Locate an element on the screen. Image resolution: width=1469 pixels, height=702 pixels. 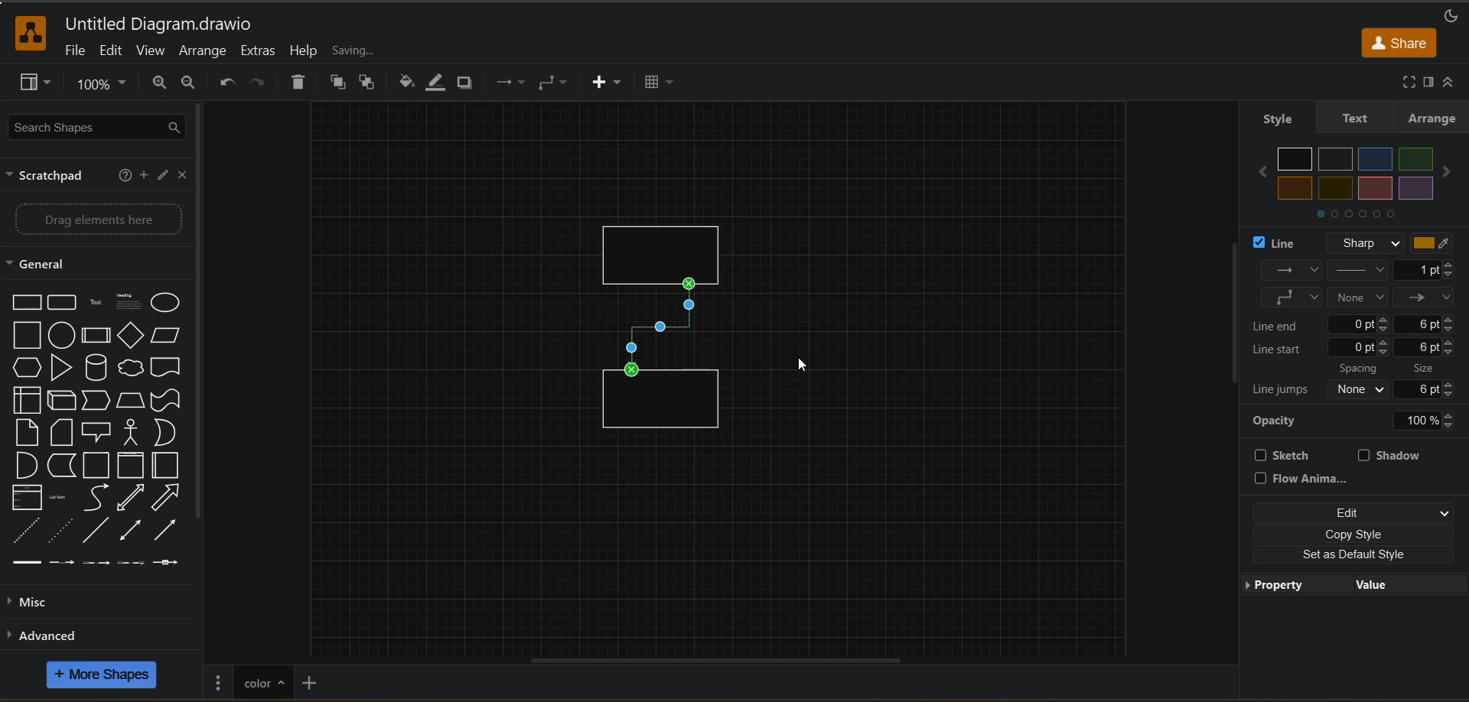
Card is located at coordinates (24, 432).